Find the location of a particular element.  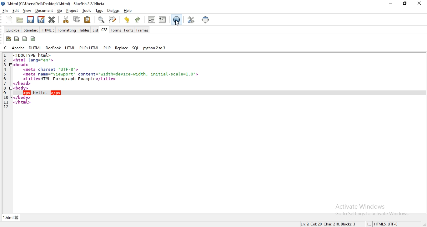

full screen is located at coordinates (206, 19).